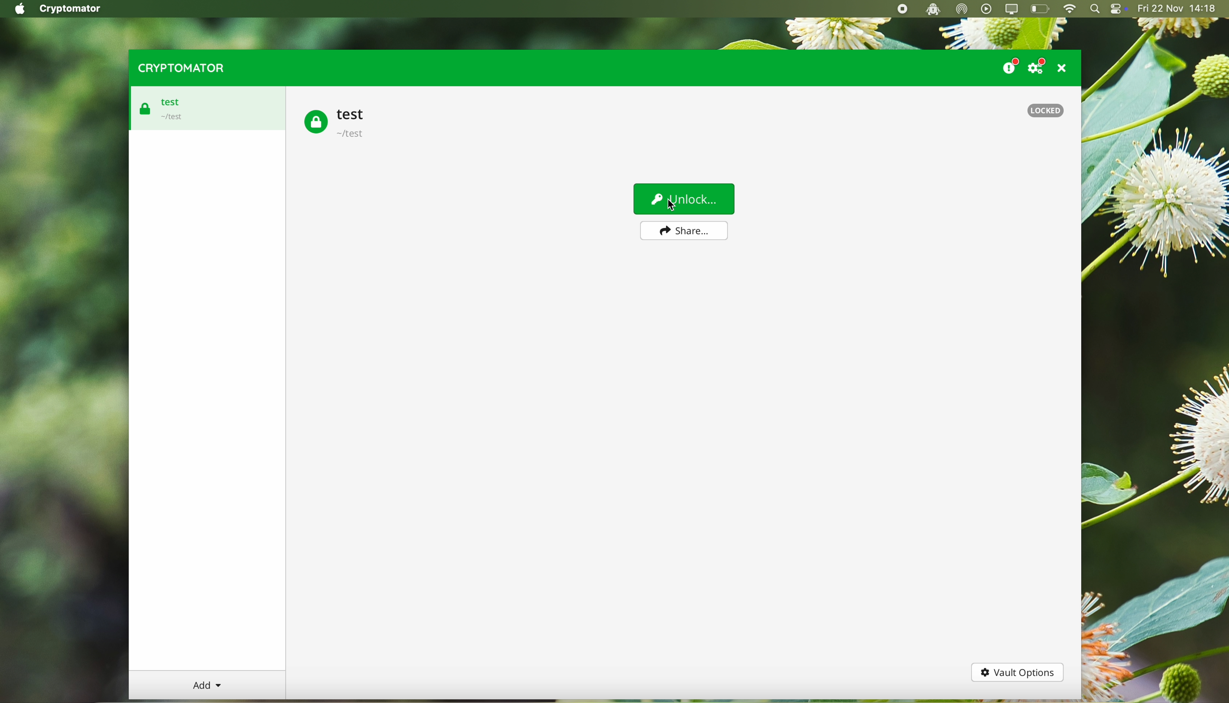 This screenshot has width=1229, height=703. I want to click on Cryptomator, so click(72, 9).